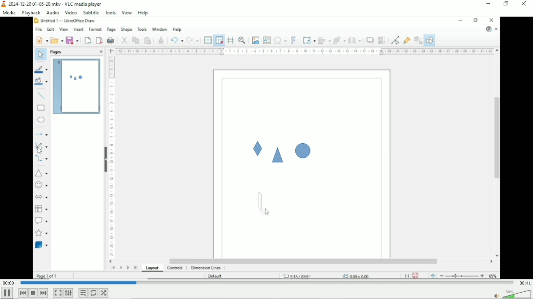 The height and width of the screenshot is (299, 533). What do you see at coordinates (9, 13) in the screenshot?
I see `Media` at bounding box center [9, 13].